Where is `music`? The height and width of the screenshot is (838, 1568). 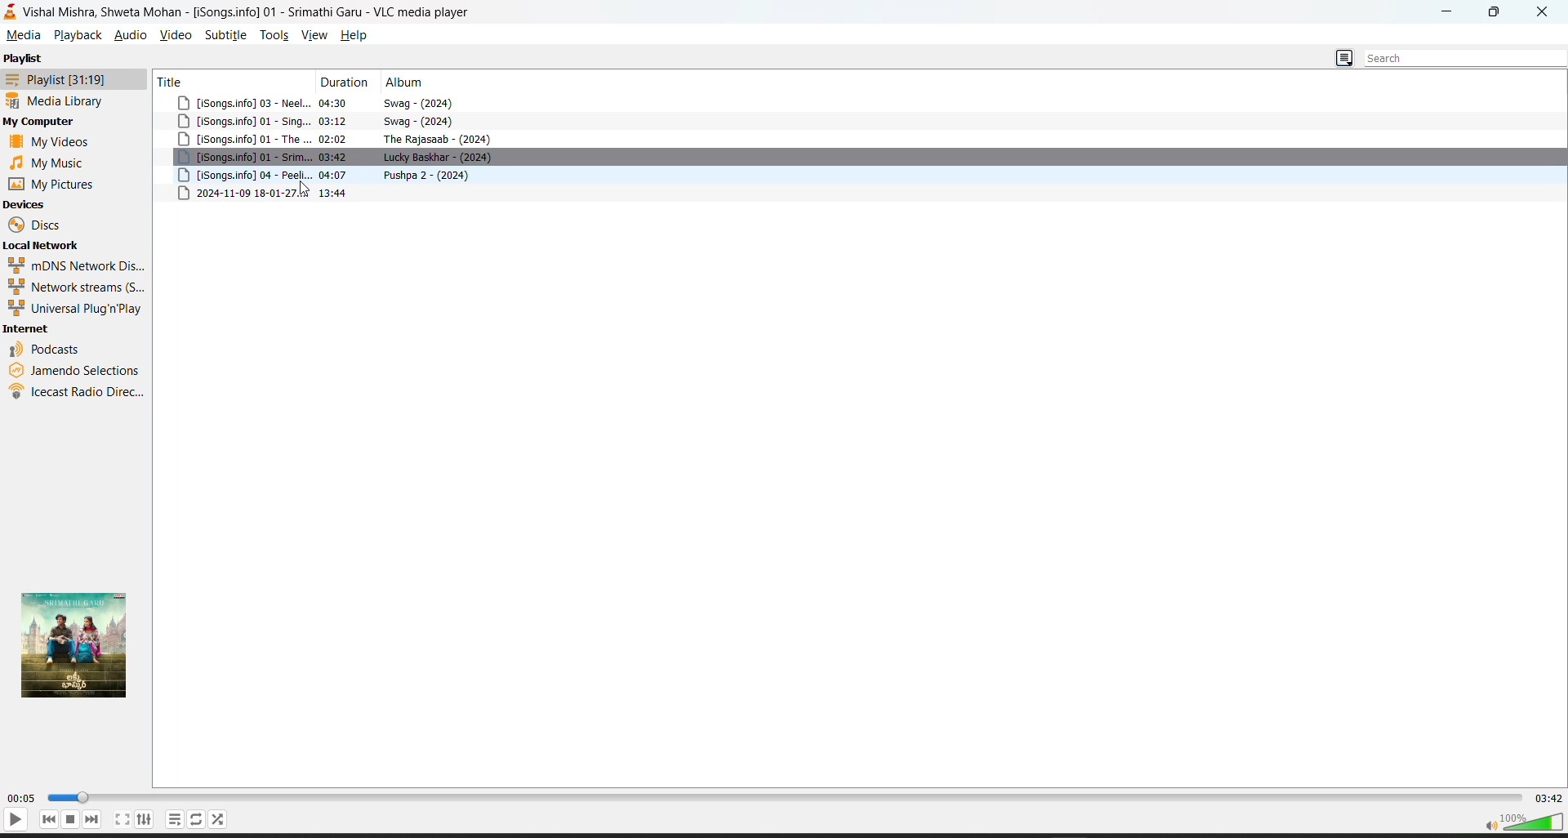 music is located at coordinates (49, 163).